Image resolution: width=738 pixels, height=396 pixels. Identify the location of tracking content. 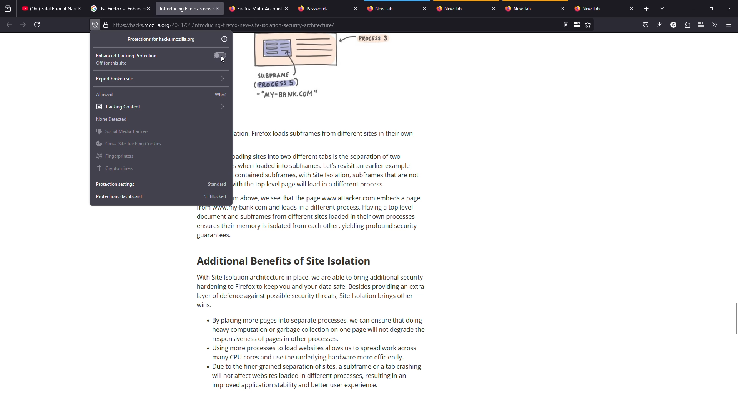
(161, 106).